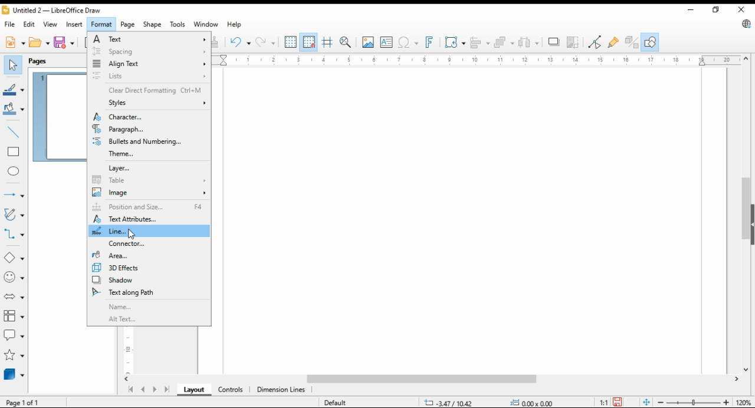 The image size is (755, 408). What do you see at coordinates (334, 402) in the screenshot?
I see `default` at bounding box center [334, 402].